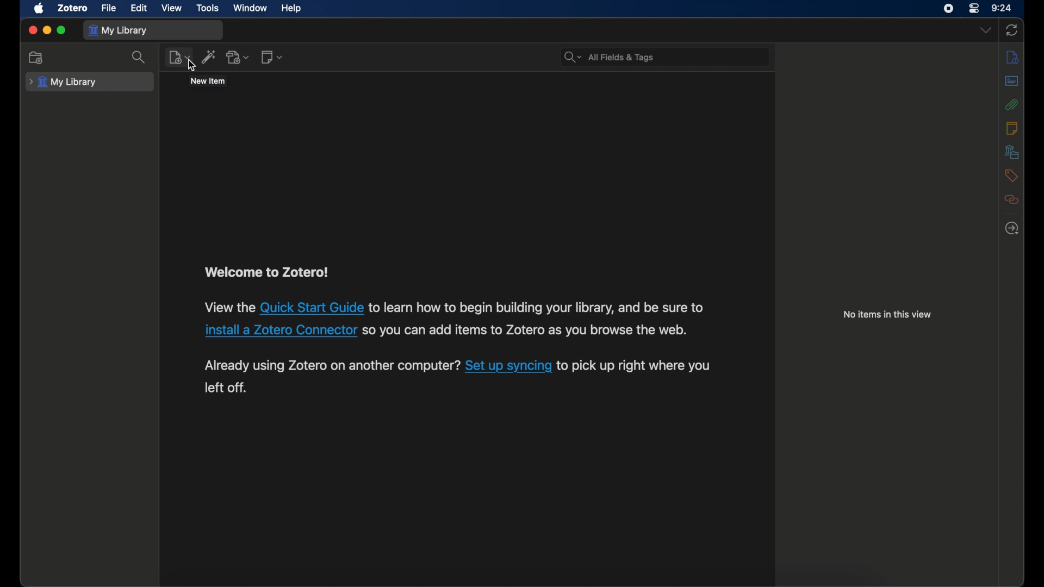 Image resolution: width=1044 pixels, height=587 pixels. What do you see at coordinates (207, 82) in the screenshot?
I see `tooltip` at bounding box center [207, 82].